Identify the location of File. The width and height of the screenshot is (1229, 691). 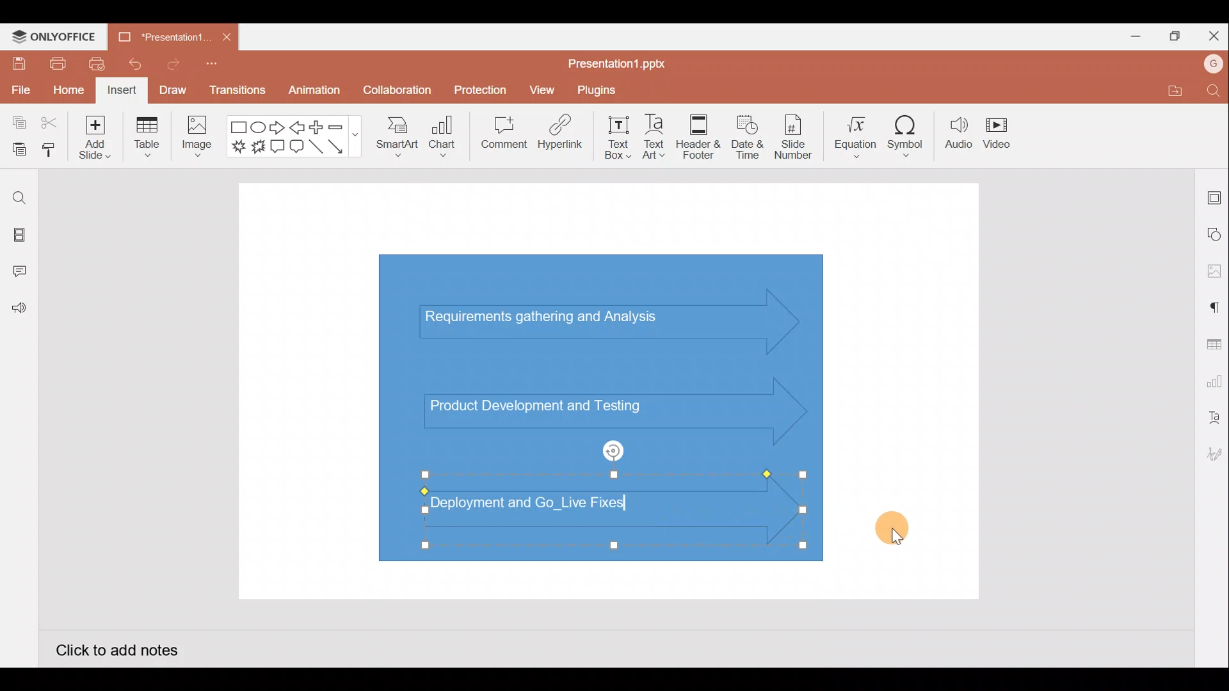
(19, 88).